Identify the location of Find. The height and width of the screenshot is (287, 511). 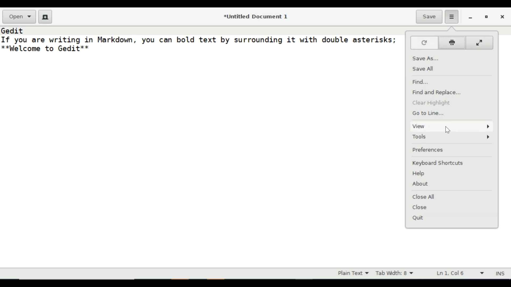
(424, 81).